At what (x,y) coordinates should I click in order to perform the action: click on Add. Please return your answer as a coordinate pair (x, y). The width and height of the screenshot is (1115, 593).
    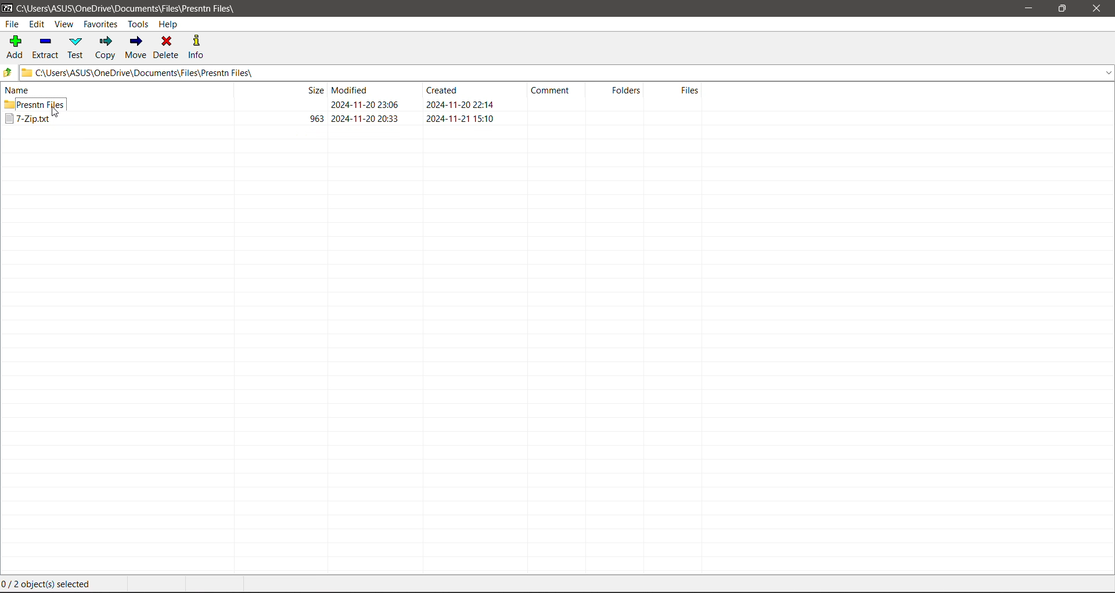
    Looking at the image, I should click on (13, 48).